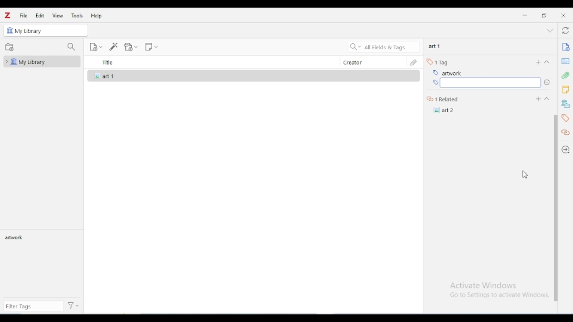 The image size is (573, 322). What do you see at coordinates (42, 61) in the screenshot?
I see `my library` at bounding box center [42, 61].